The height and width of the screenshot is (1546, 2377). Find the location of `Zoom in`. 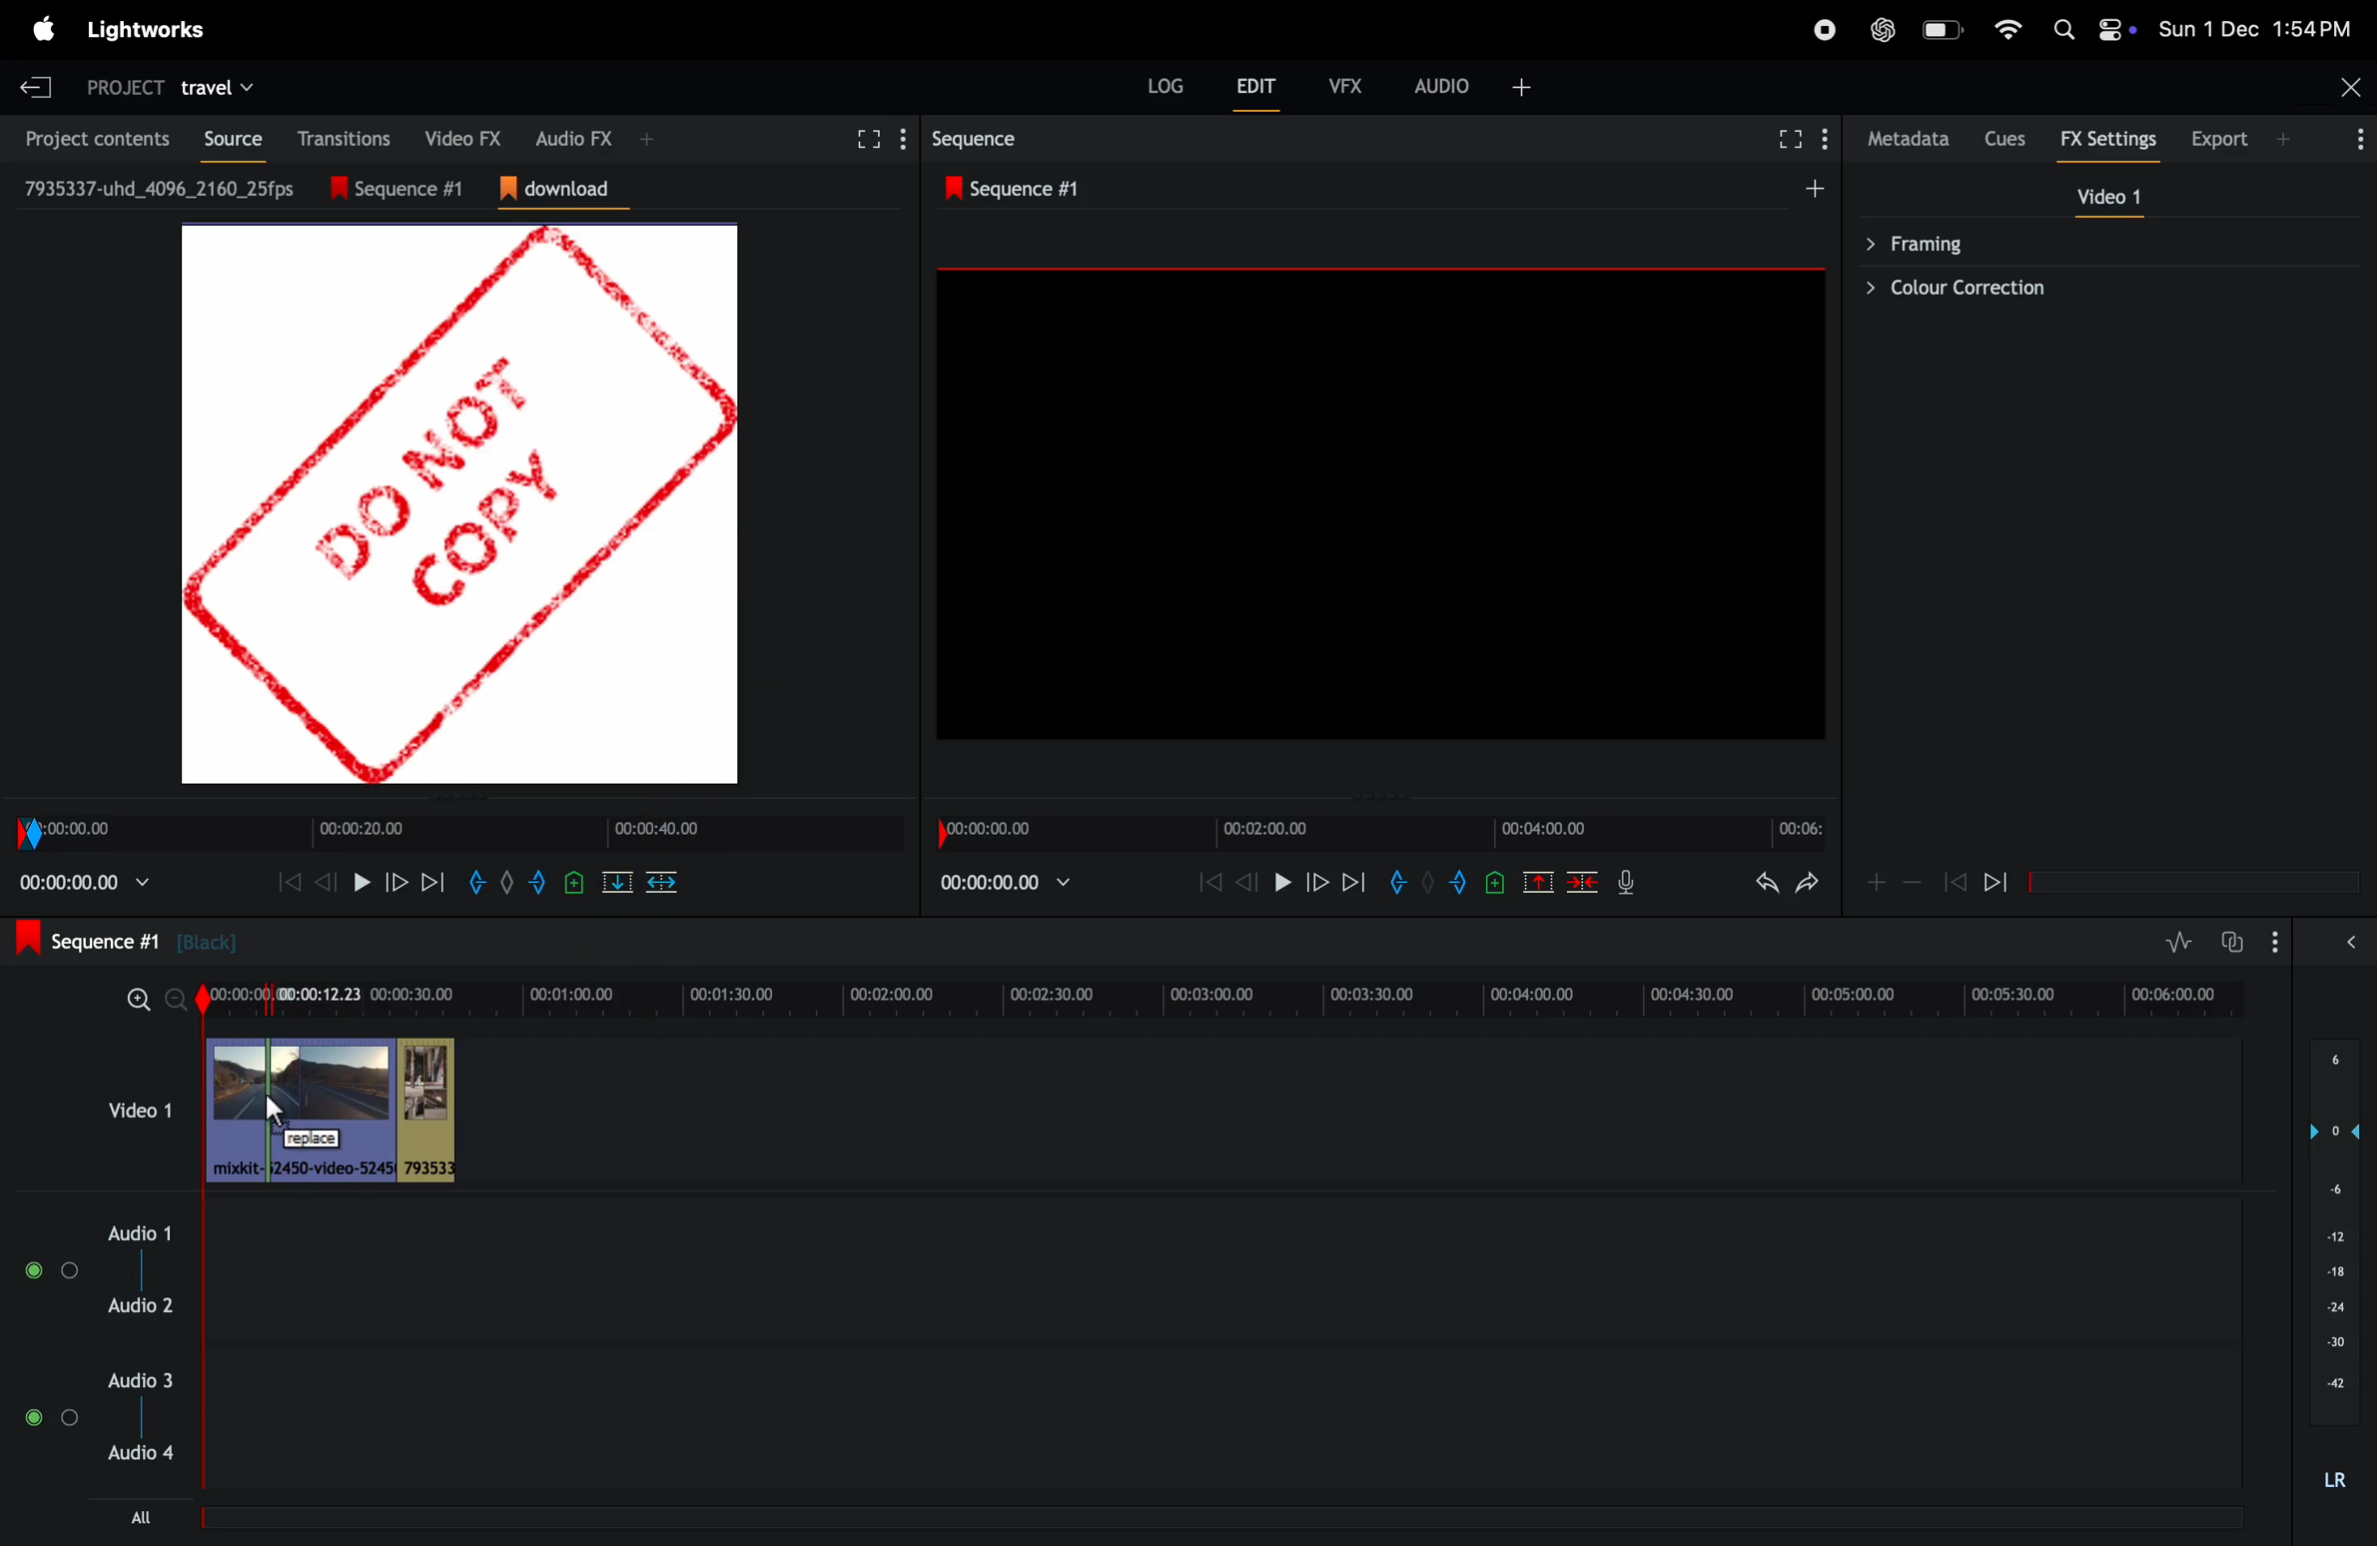

Zoom in is located at coordinates (139, 1000).